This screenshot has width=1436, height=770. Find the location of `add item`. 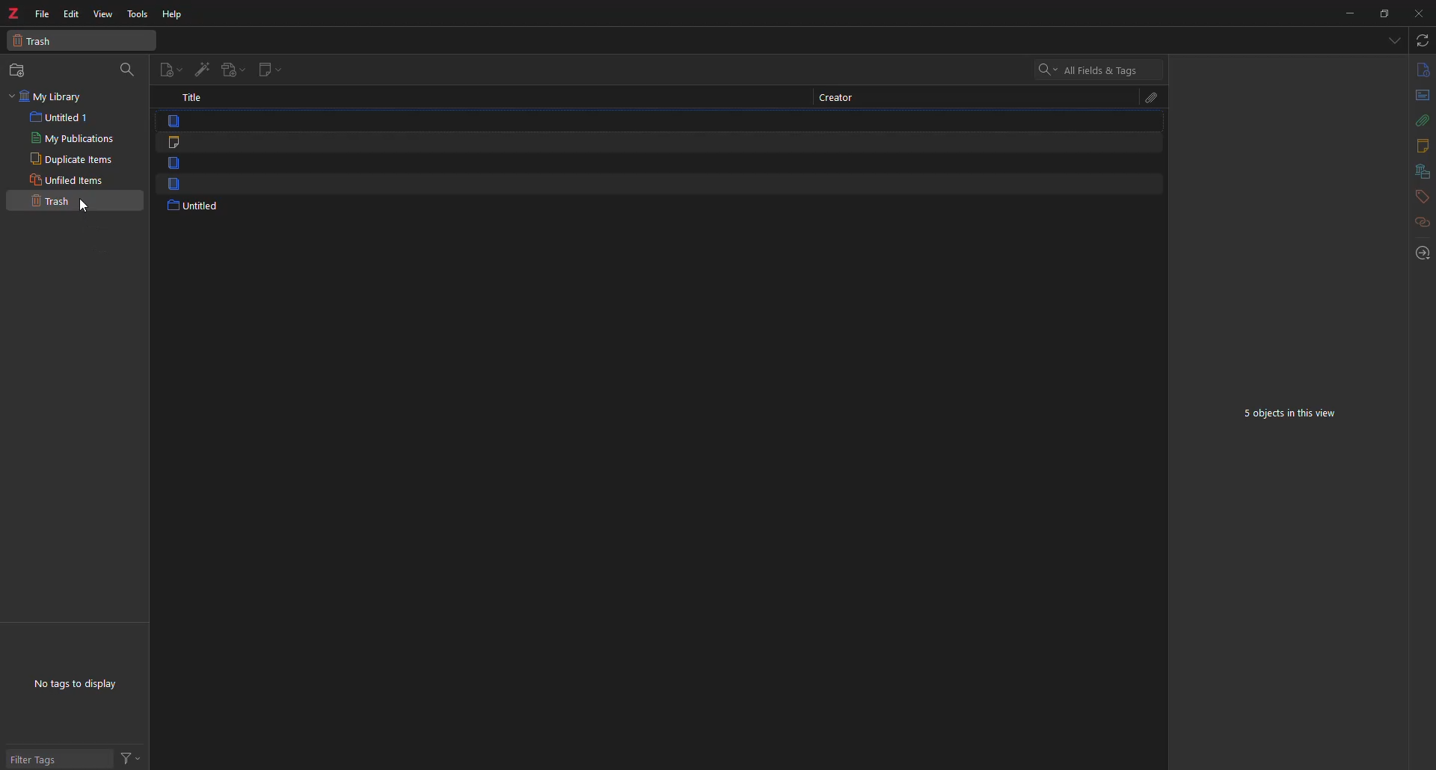

add item is located at coordinates (201, 68).